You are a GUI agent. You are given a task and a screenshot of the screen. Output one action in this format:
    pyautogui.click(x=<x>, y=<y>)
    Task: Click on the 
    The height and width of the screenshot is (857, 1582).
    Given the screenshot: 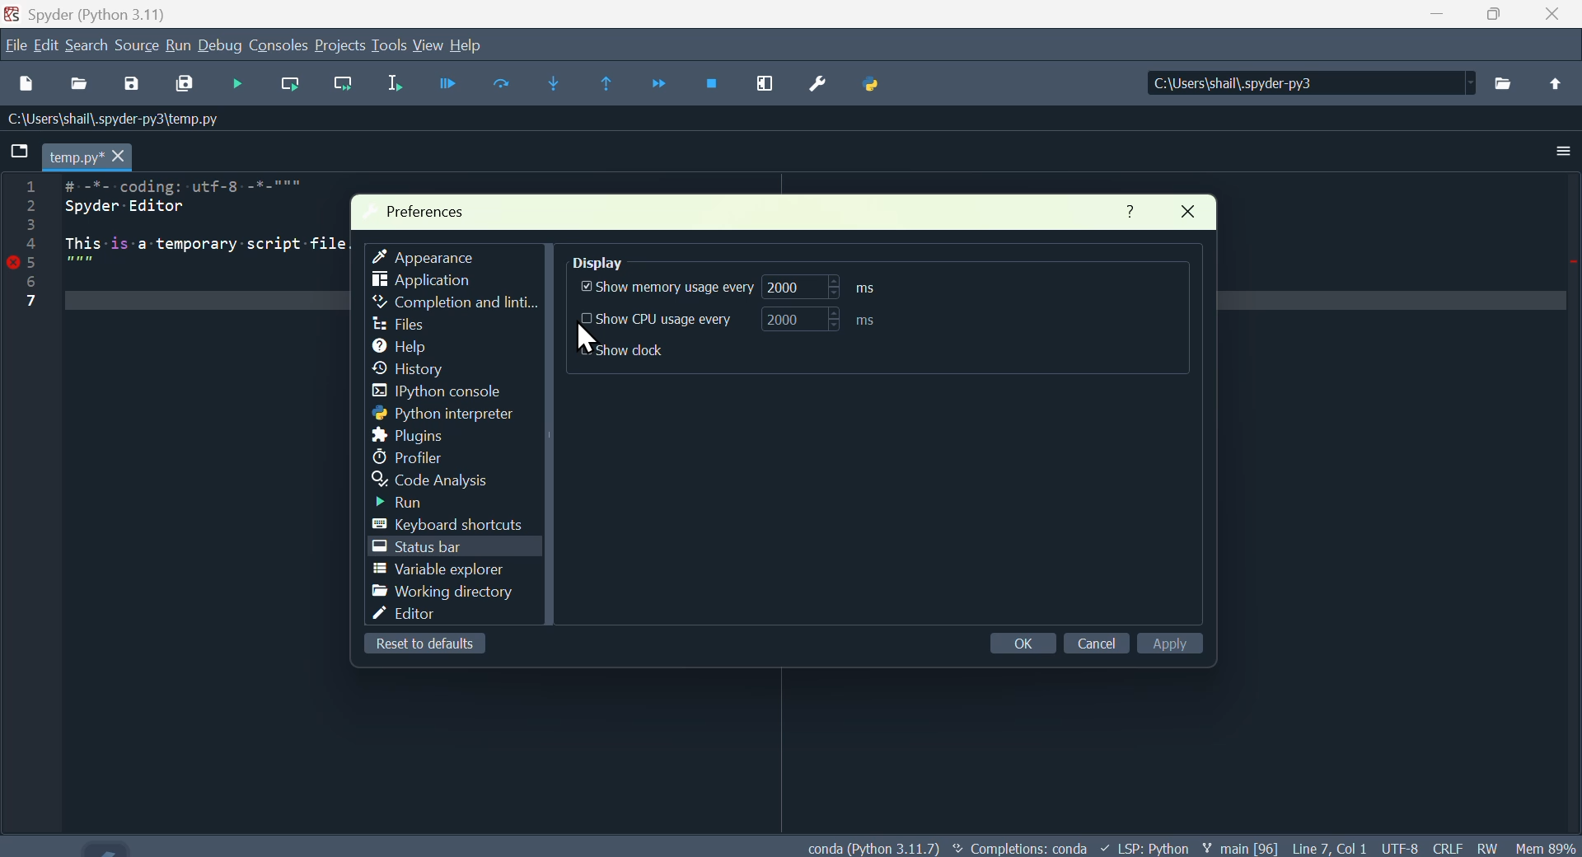 What is the action you would take?
    pyautogui.click(x=47, y=46)
    